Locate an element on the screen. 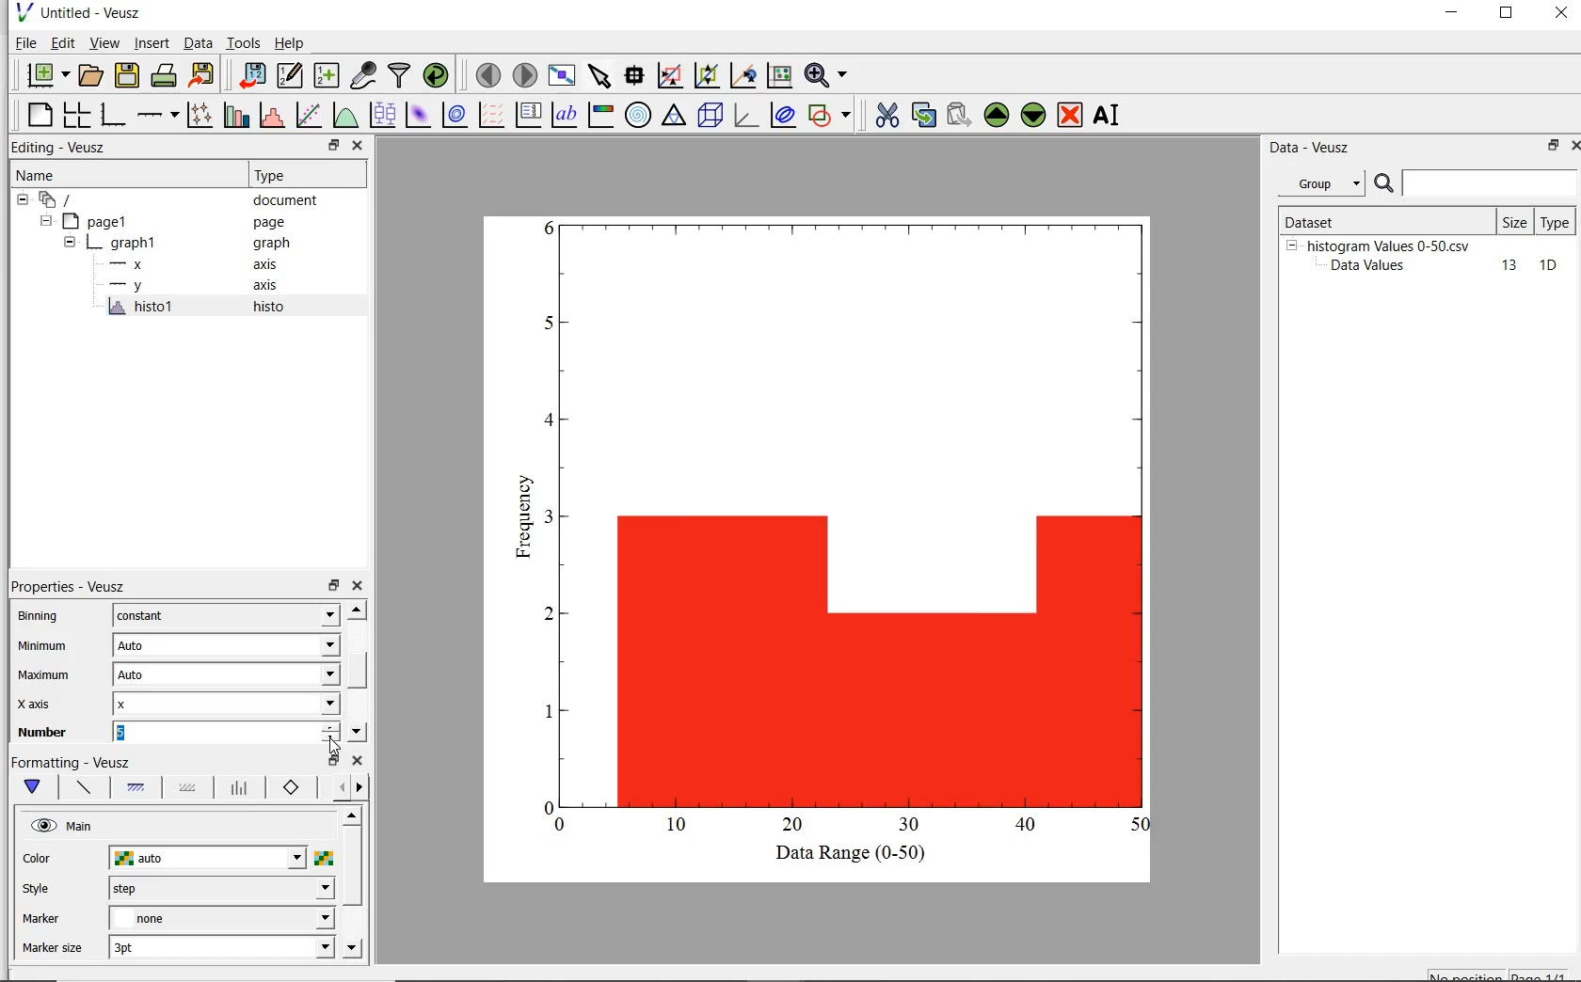  move up the selected widget is located at coordinates (995, 116).